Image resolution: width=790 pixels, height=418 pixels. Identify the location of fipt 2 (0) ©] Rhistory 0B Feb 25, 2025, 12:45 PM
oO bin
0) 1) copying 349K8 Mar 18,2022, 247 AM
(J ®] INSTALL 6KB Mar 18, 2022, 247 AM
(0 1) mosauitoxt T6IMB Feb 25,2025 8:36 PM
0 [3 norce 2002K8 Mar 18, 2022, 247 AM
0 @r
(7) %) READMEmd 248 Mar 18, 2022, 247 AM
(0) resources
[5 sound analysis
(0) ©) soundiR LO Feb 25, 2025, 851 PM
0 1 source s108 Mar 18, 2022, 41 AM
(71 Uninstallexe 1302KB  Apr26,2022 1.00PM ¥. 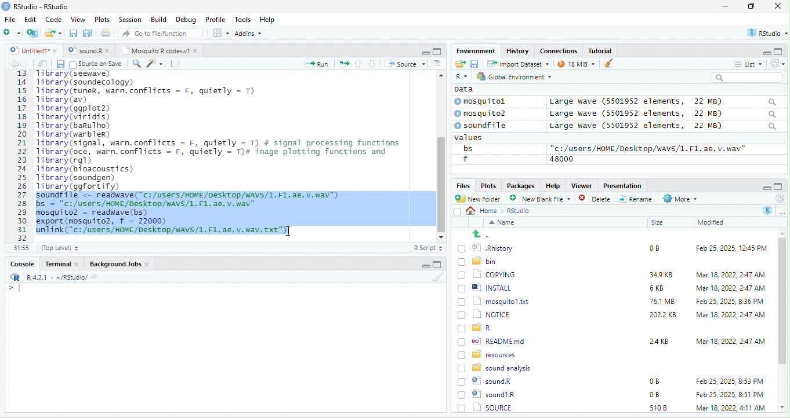
(229, 152).